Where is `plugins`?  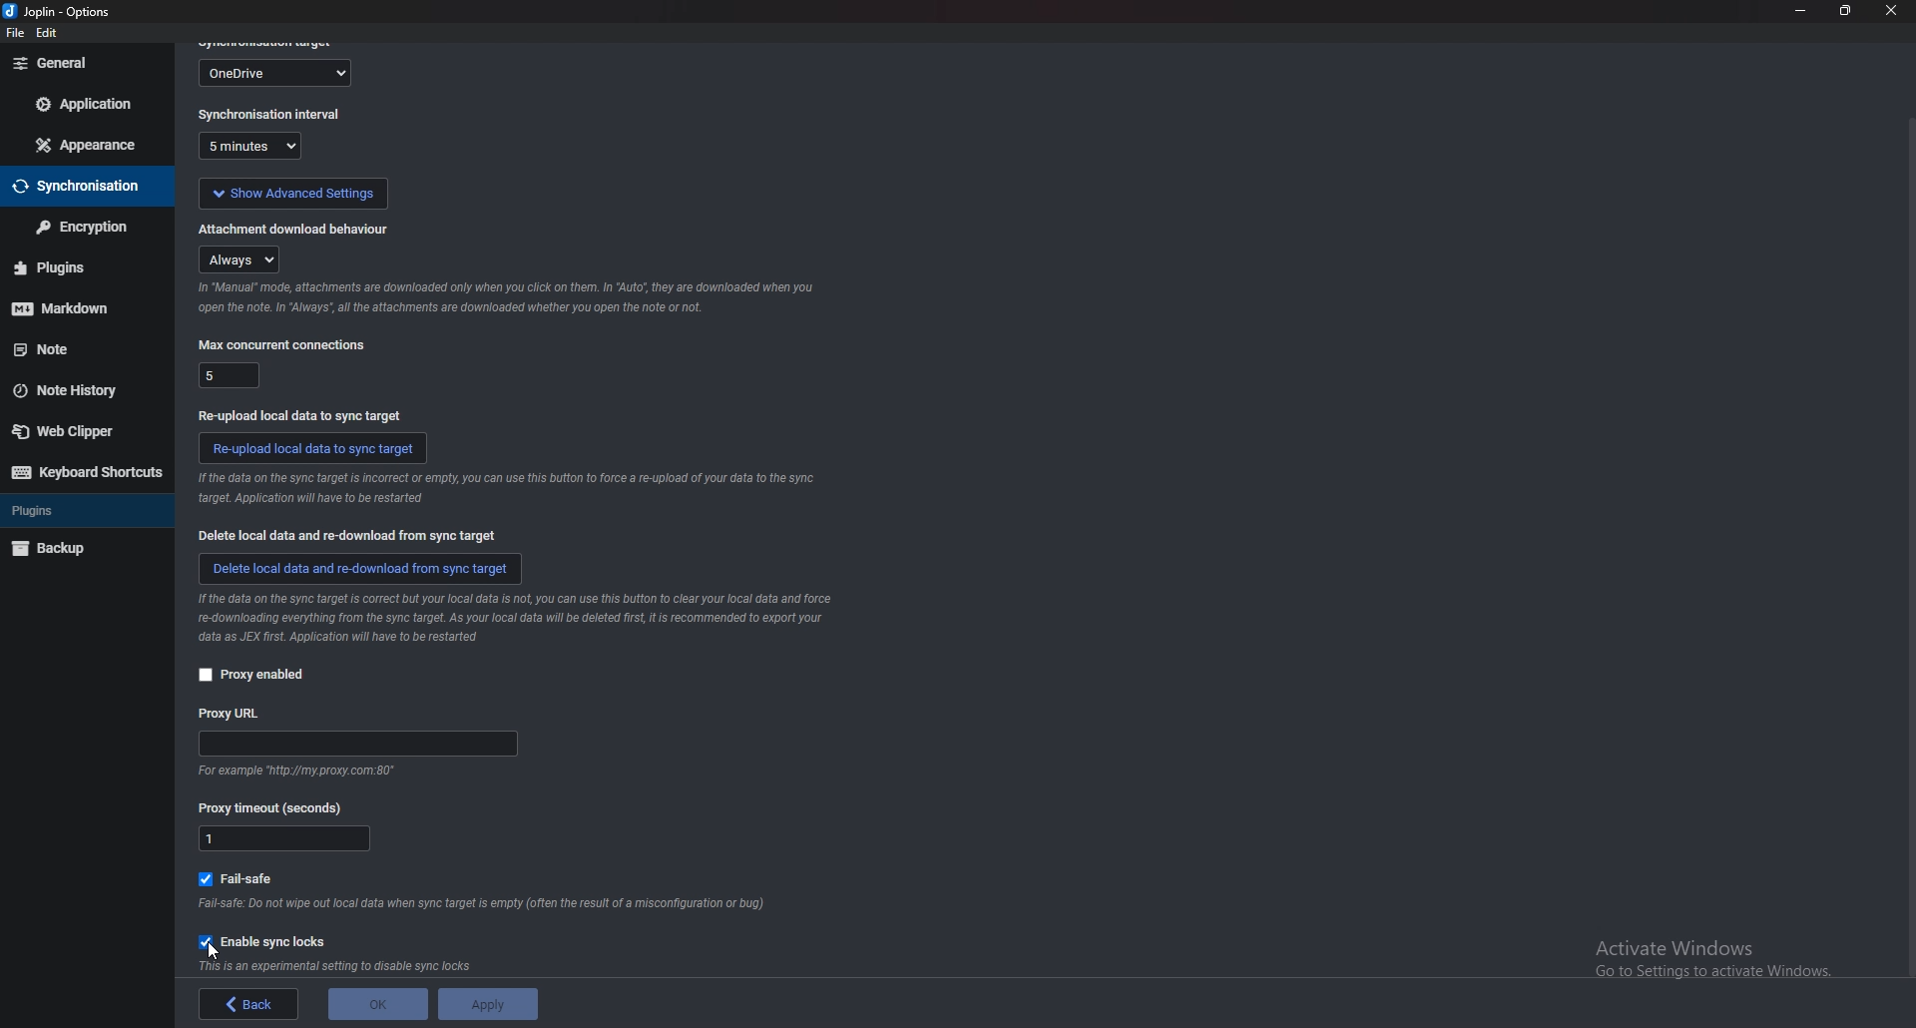
plugins is located at coordinates (78, 513).